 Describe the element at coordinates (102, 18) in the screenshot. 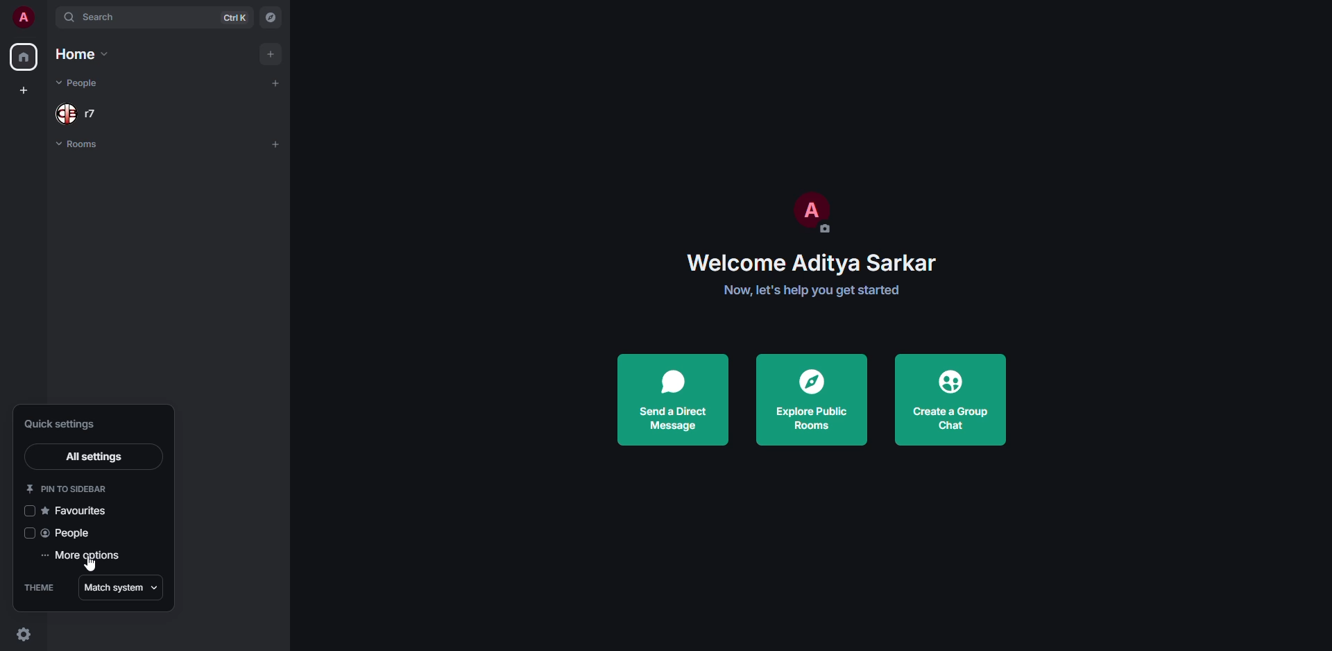

I see `search` at that location.